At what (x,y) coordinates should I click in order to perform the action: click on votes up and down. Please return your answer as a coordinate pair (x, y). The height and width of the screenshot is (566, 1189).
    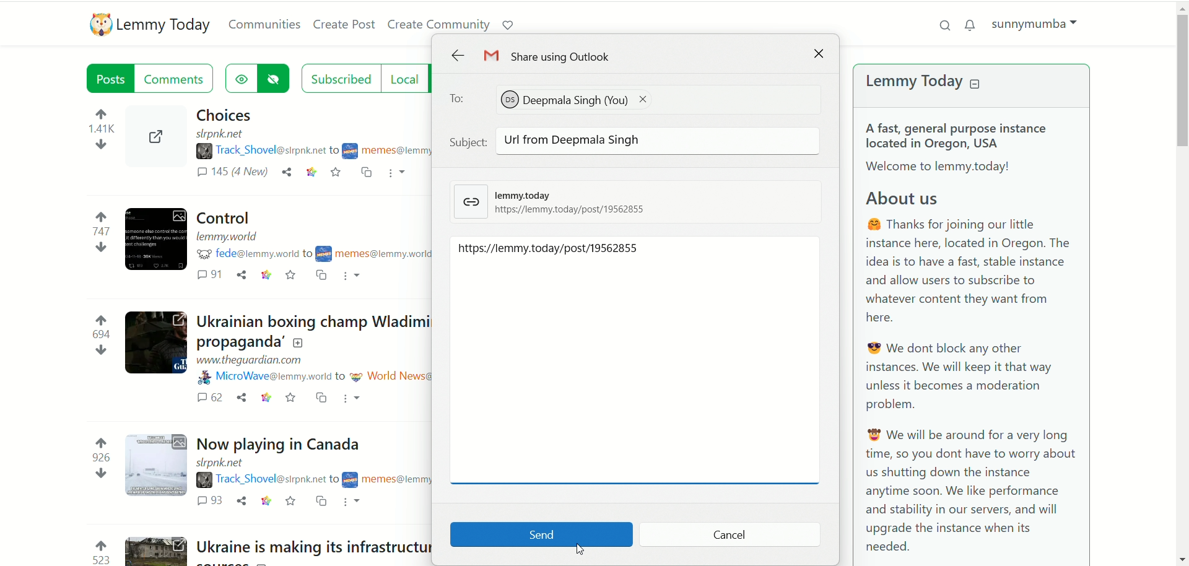
    Looking at the image, I should click on (97, 551).